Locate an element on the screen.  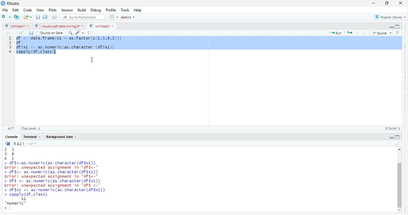
code tools is located at coordinates (81, 33).